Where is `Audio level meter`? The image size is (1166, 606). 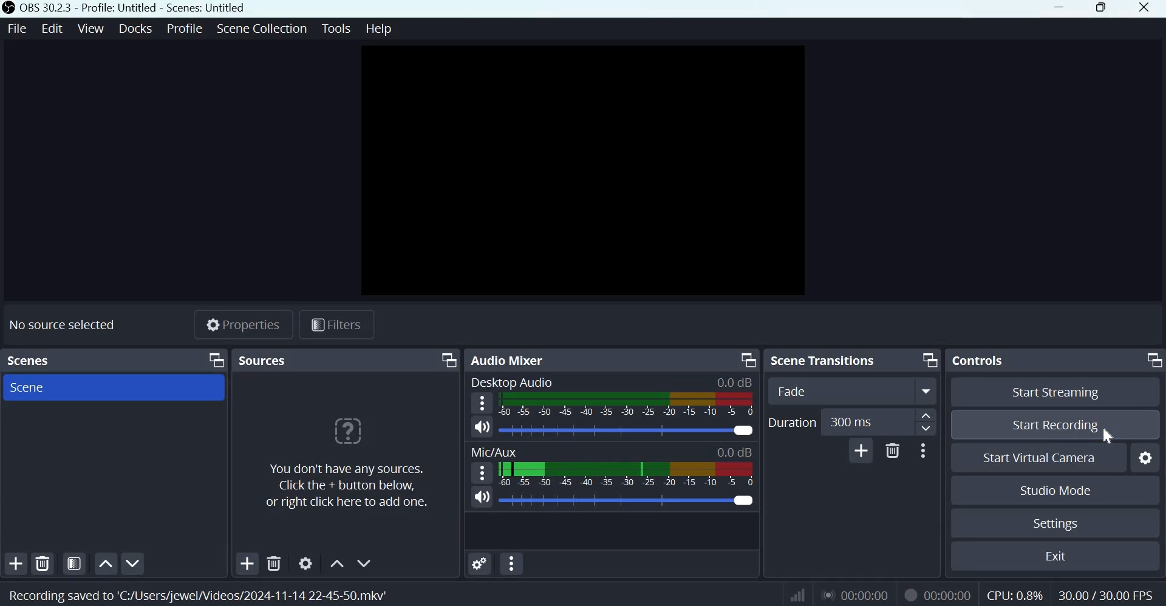 Audio level meter is located at coordinates (609, 430).